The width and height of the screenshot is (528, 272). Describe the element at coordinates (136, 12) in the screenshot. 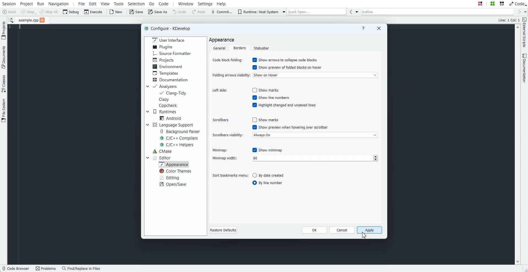

I see `Save` at that location.